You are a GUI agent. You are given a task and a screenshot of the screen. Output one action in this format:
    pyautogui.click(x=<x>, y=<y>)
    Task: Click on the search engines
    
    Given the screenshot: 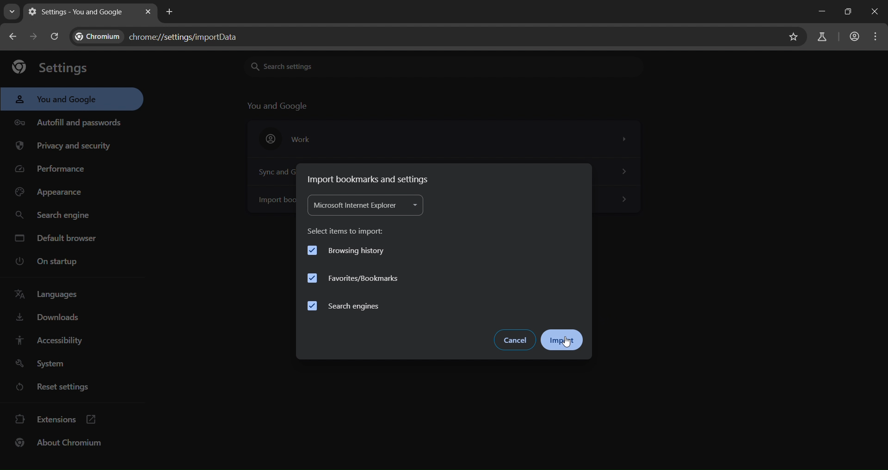 What is the action you would take?
    pyautogui.click(x=346, y=306)
    